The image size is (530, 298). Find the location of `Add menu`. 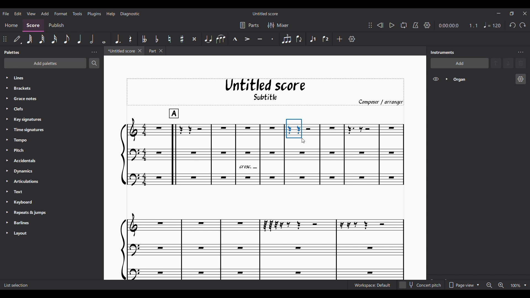

Add menu is located at coordinates (45, 13).